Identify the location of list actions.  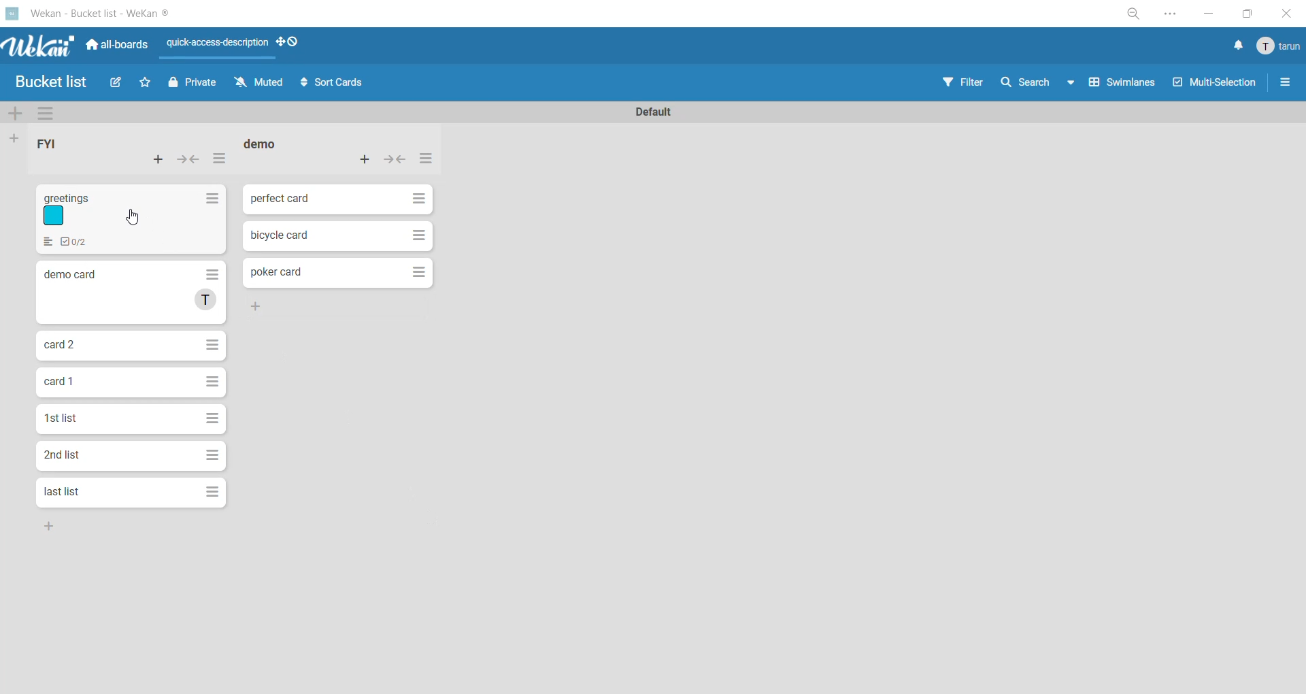
(220, 159).